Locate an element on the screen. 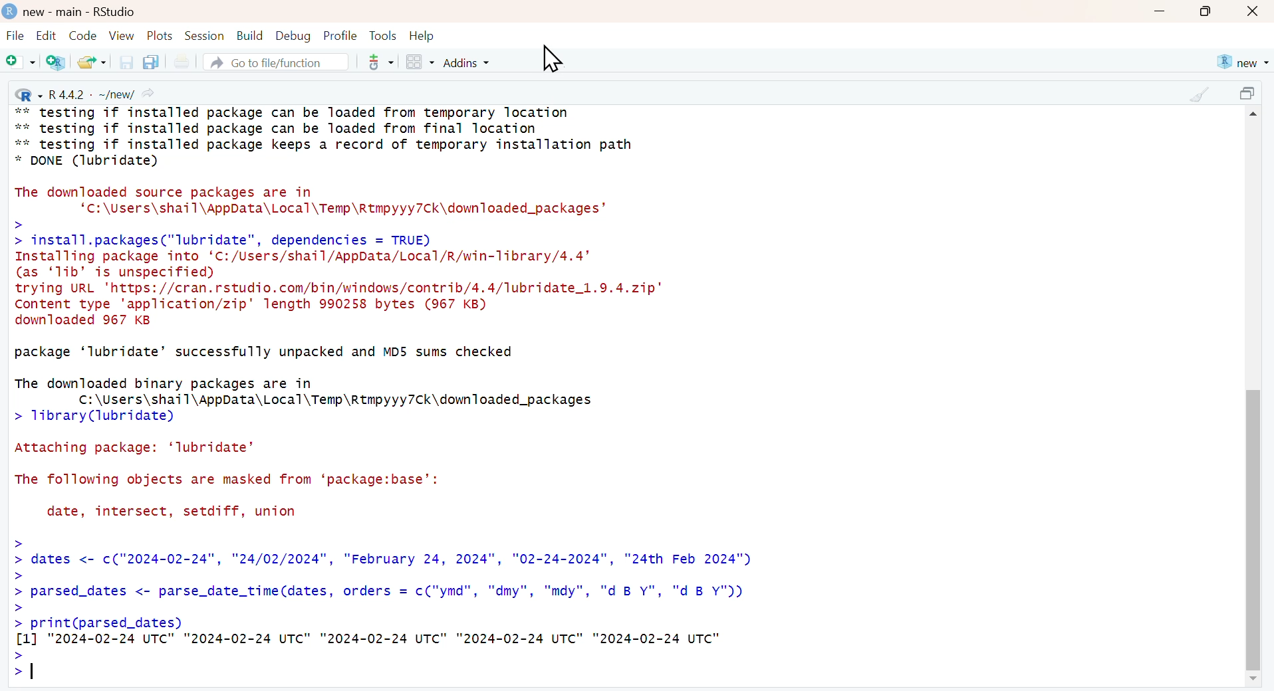 The height and width of the screenshot is (691, 1274). package ‘lubridate’ successfully unpacked and MD5 sums checked
The downloaded binary packages are in
C:\Users\shail\AppData\Local\Temp\Rtmpyyy7Ck\downloaded_packages
> 1ibrary(lubridate)
Attaching package: ‘lubridate’
The following objects are masked from ‘package:base’:
date, intersect, setdiff, union is located at coordinates (310, 432).